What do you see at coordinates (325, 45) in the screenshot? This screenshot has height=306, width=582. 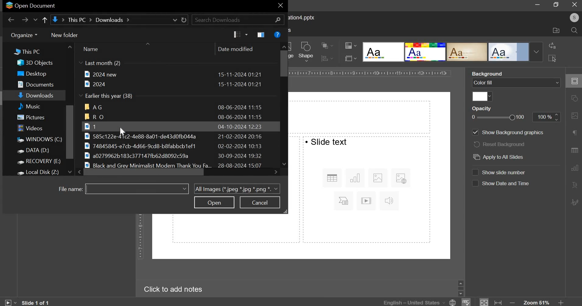 I see `arrangement` at bounding box center [325, 45].